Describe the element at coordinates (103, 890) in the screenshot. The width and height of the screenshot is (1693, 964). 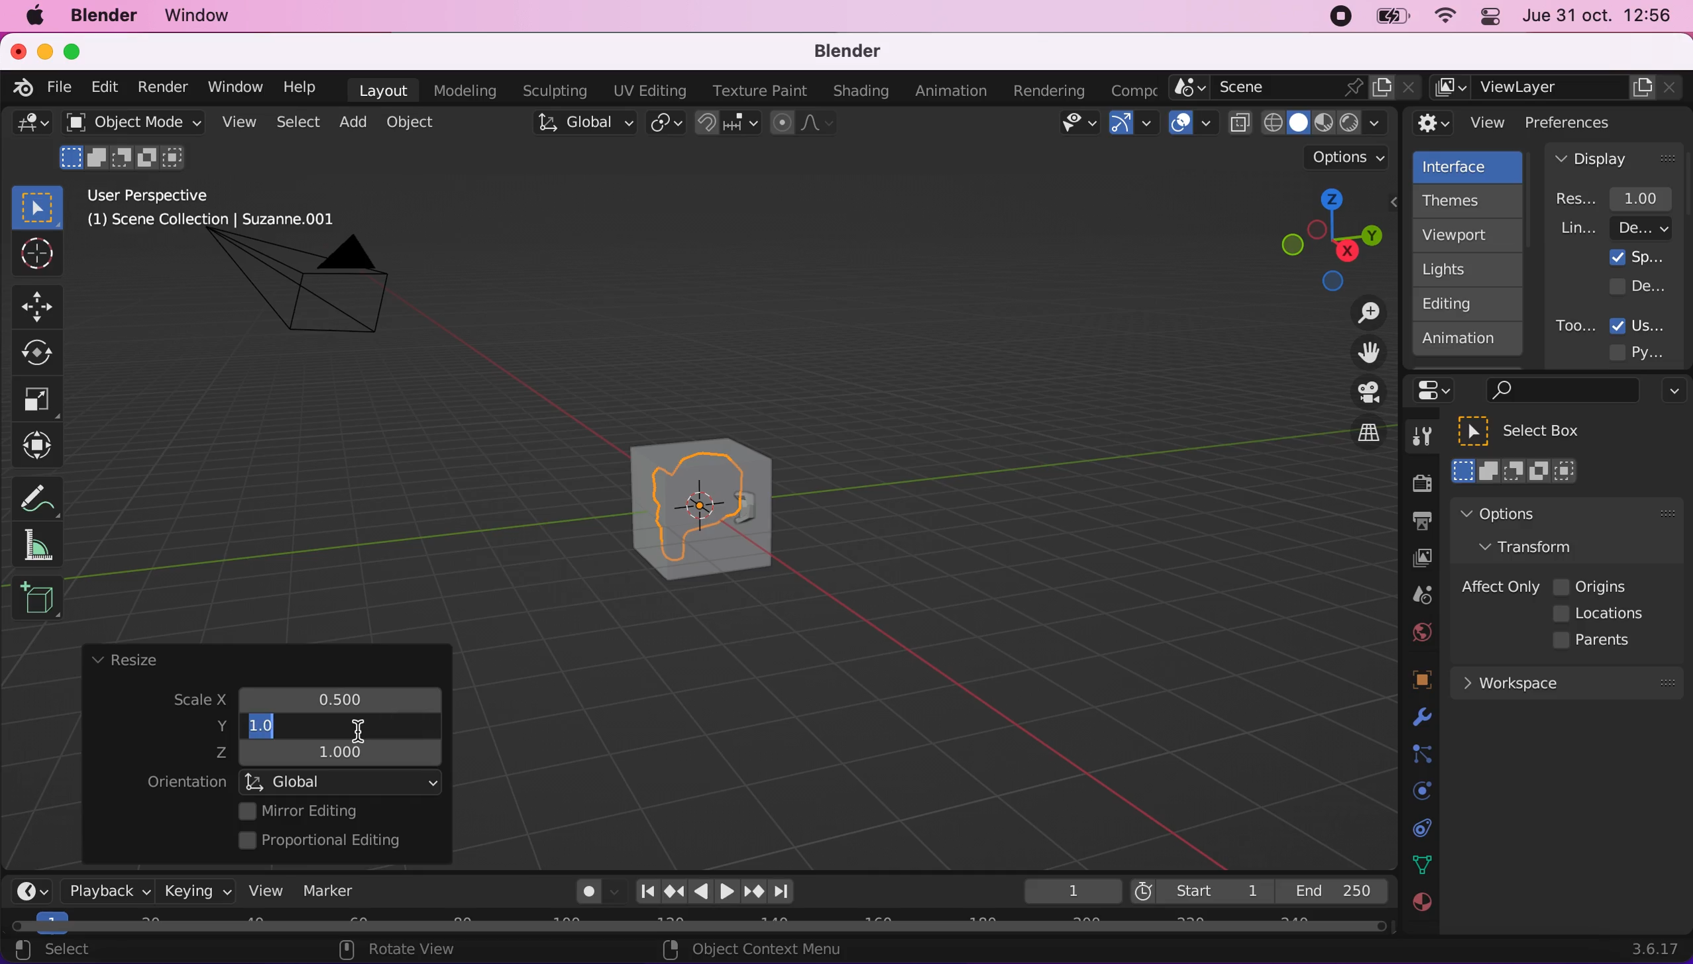
I see `playback` at that location.